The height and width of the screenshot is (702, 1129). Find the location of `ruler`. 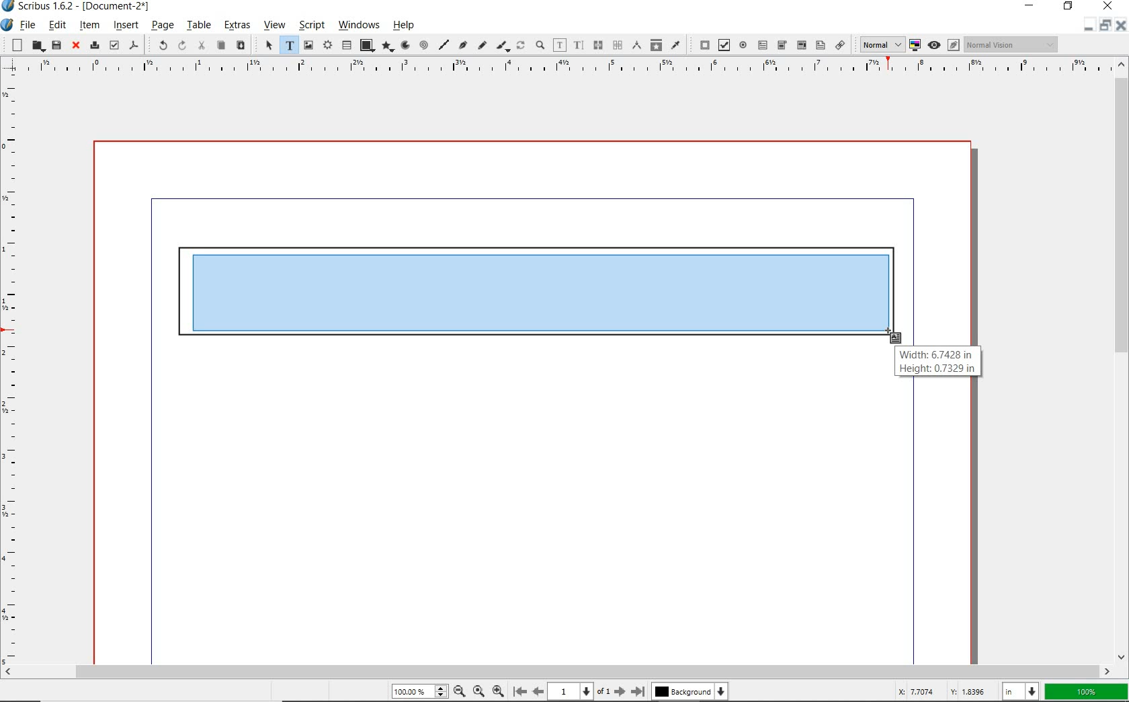

ruler is located at coordinates (559, 68).